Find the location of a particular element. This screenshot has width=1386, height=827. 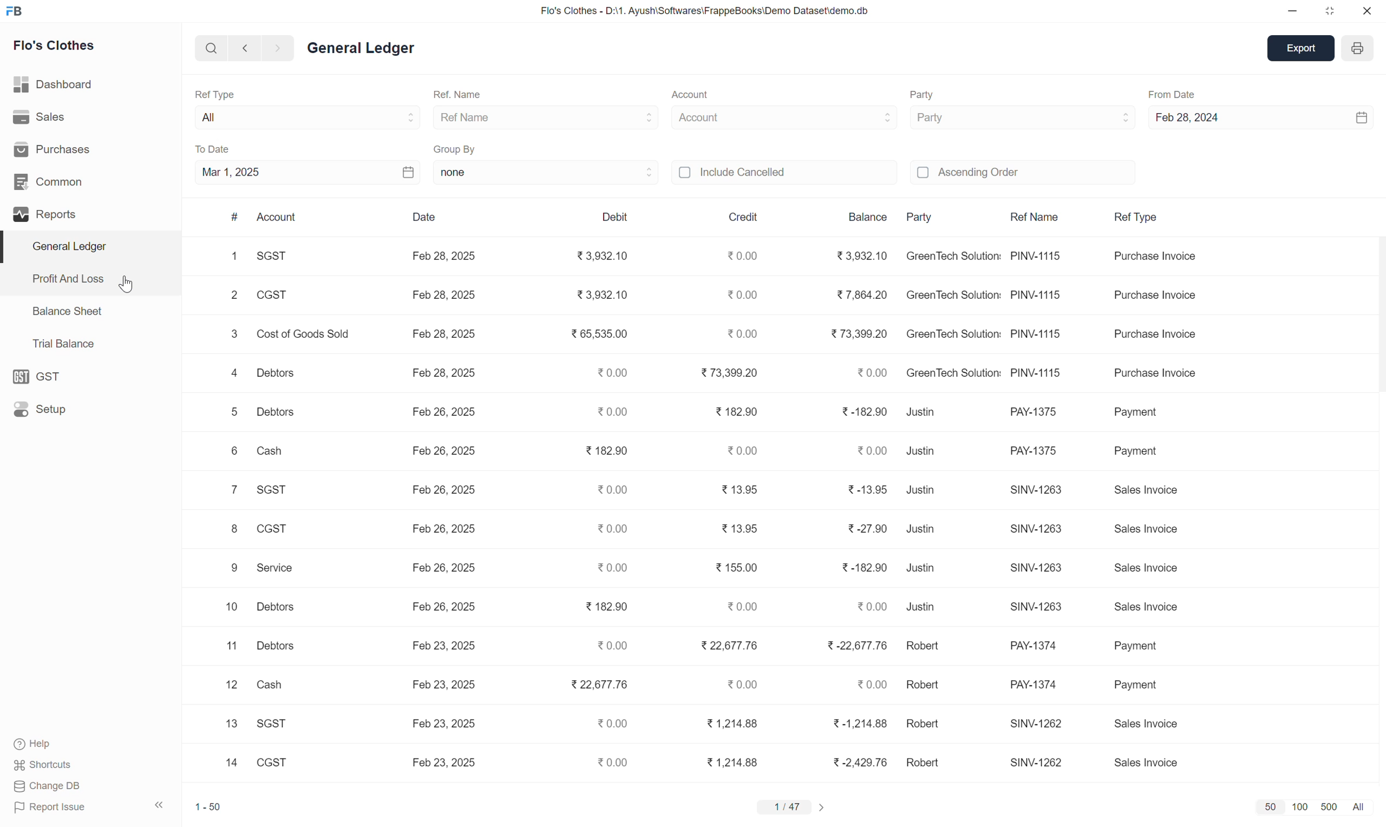

Account is located at coordinates (280, 214).